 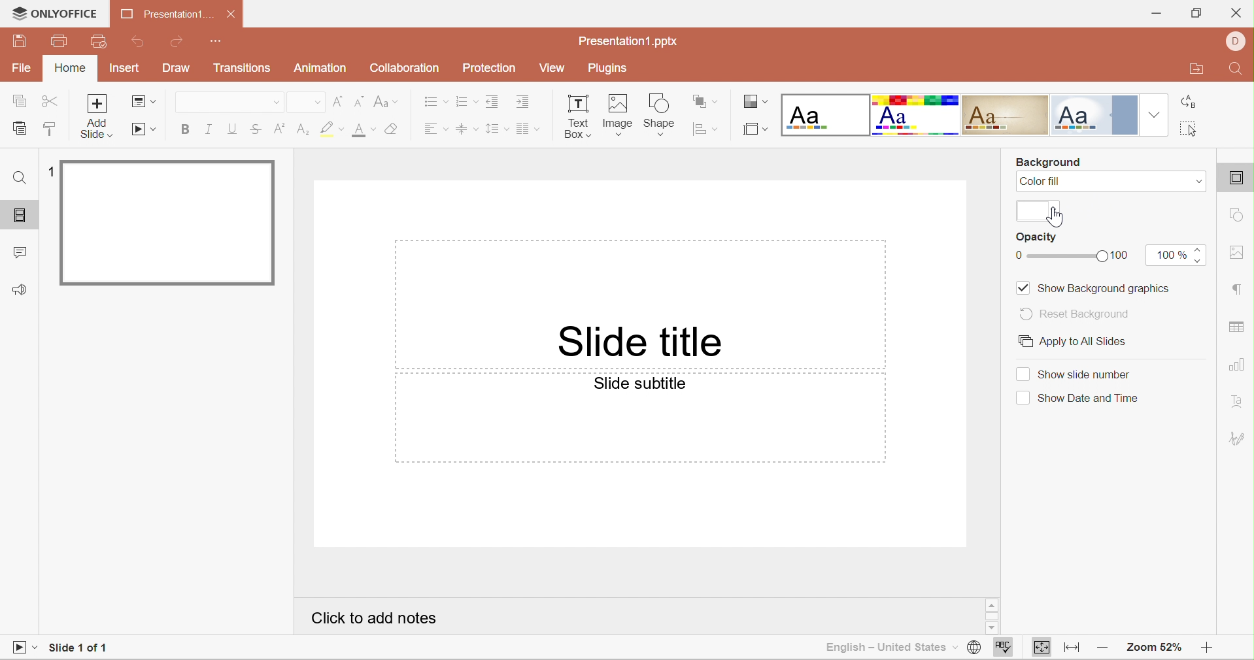 I want to click on Slide 1 of 1, so click(x=76, y=649).